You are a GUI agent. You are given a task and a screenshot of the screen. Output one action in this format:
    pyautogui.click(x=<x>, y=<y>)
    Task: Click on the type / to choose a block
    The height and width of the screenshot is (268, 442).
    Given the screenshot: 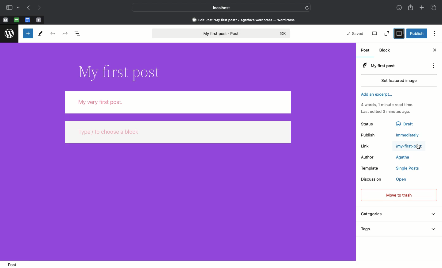 What is the action you would take?
    pyautogui.click(x=178, y=132)
    